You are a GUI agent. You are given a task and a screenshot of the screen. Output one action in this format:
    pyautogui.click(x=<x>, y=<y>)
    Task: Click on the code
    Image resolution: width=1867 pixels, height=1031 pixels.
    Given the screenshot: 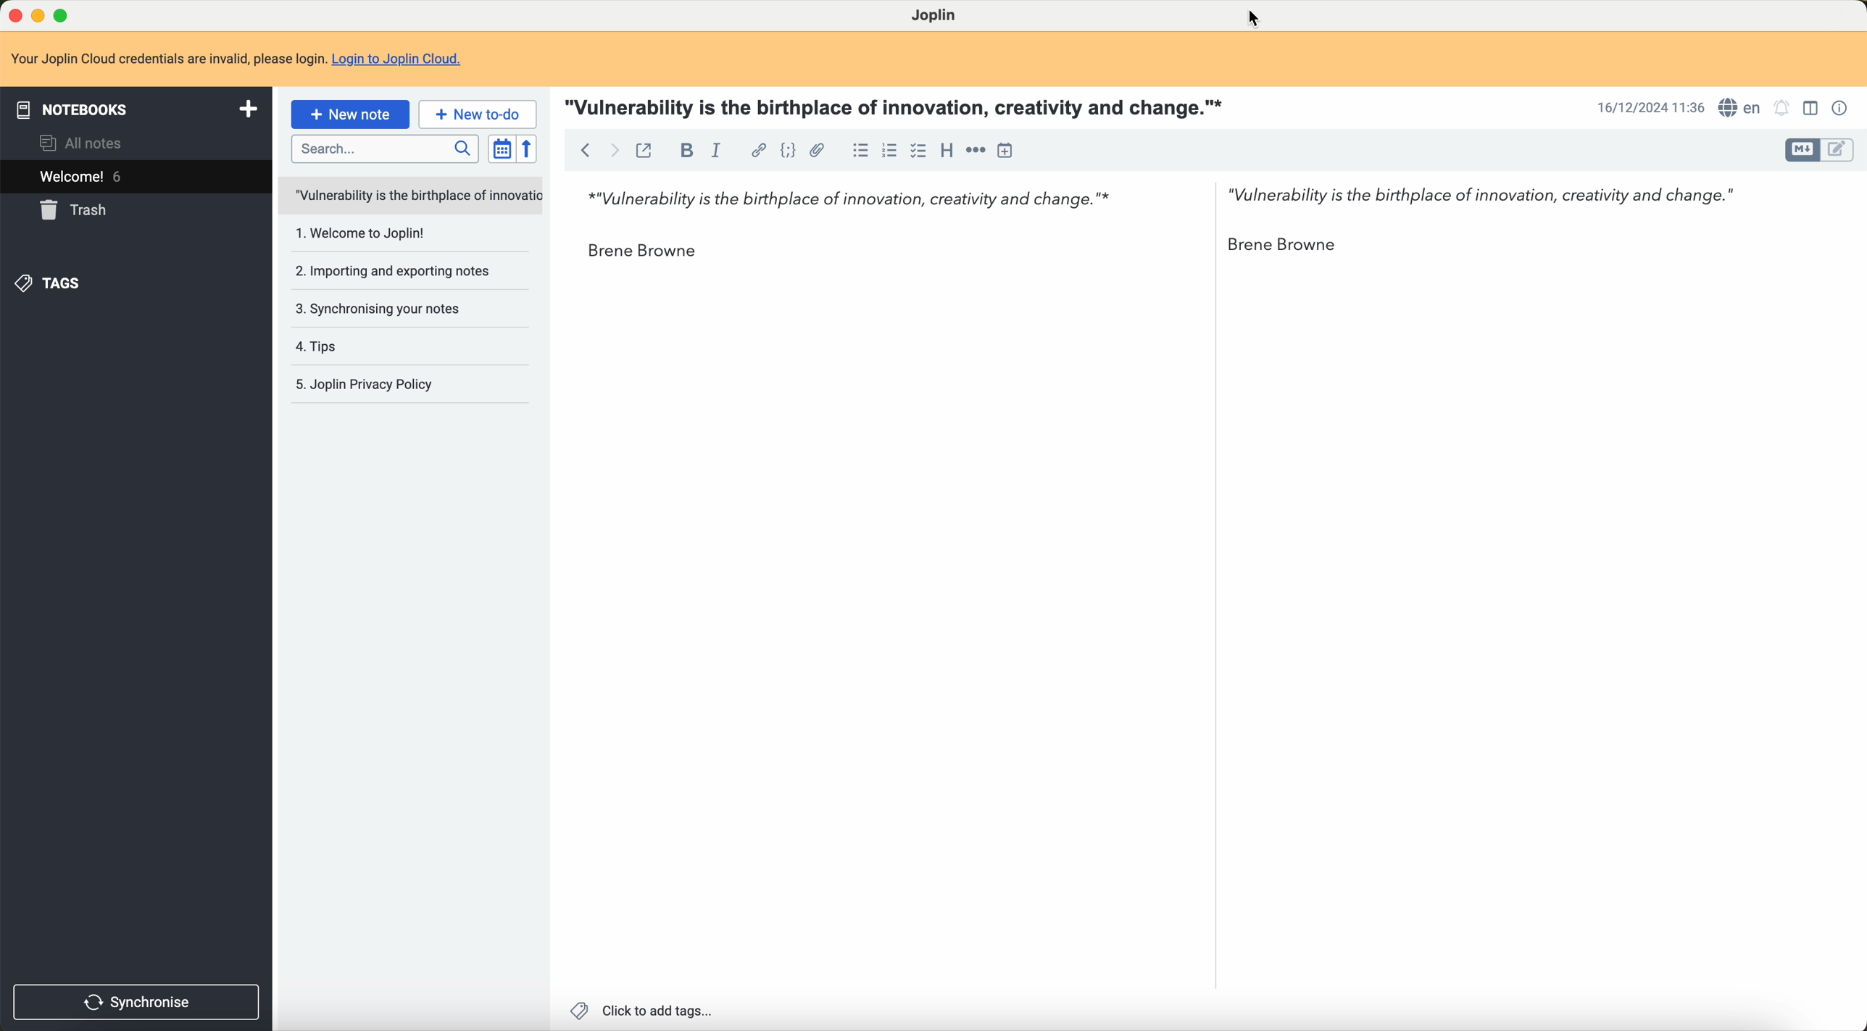 What is the action you would take?
    pyautogui.click(x=786, y=150)
    